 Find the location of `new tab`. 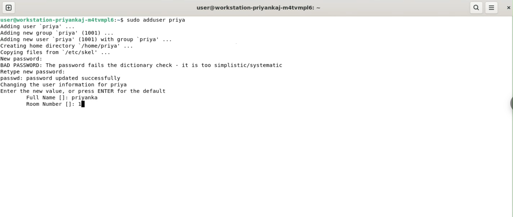

new tab is located at coordinates (9, 8).